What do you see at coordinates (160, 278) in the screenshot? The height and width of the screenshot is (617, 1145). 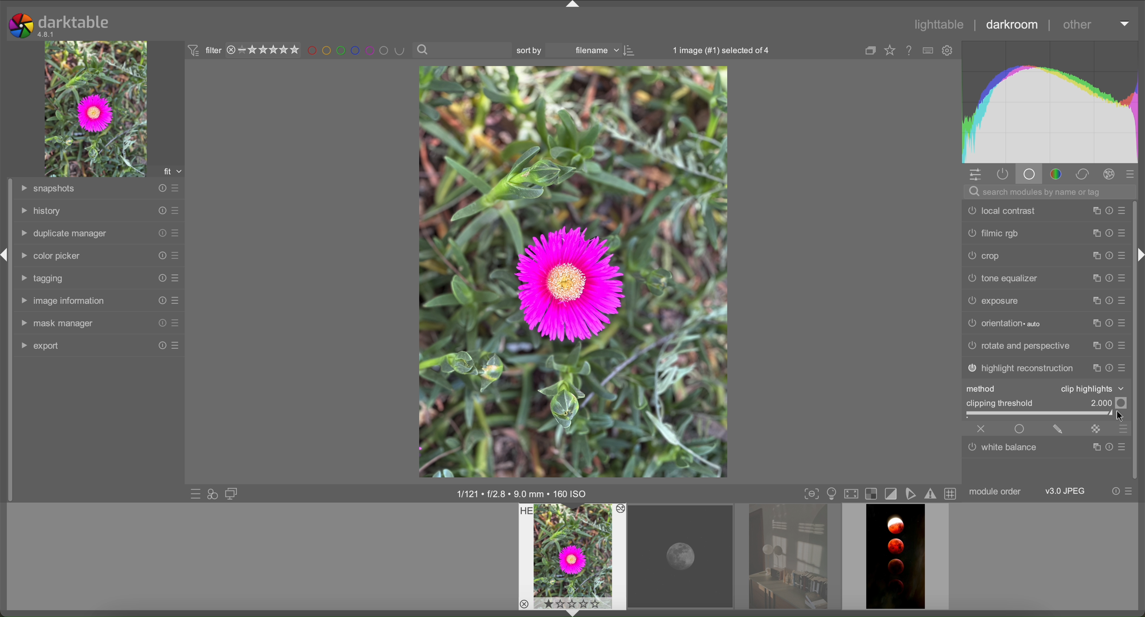 I see `reset presets` at bounding box center [160, 278].